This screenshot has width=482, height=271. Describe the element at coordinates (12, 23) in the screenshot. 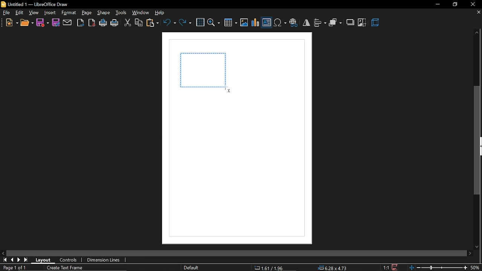

I see `new` at that location.